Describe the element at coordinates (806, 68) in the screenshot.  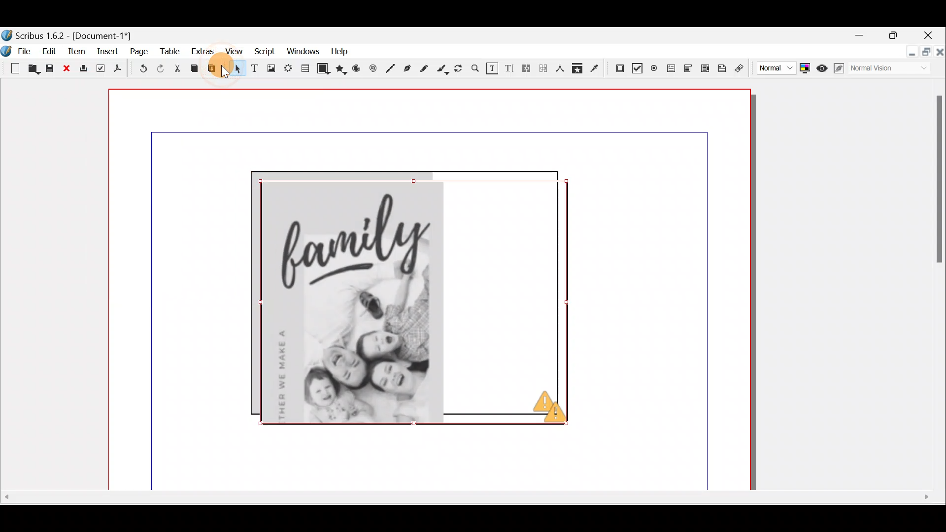
I see `Toggle colour management system` at that location.